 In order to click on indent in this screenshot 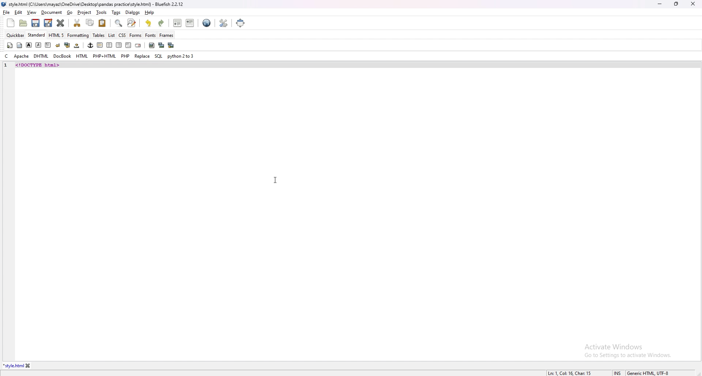, I will do `click(190, 23)`.